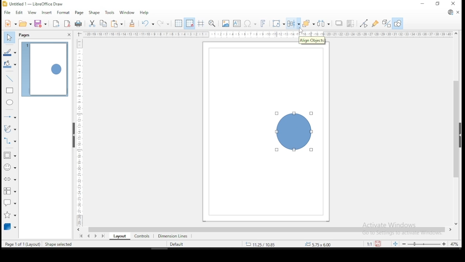 The width and height of the screenshot is (465, 262). Describe the element at coordinates (363, 23) in the screenshot. I see `toggle point edit mode` at that location.